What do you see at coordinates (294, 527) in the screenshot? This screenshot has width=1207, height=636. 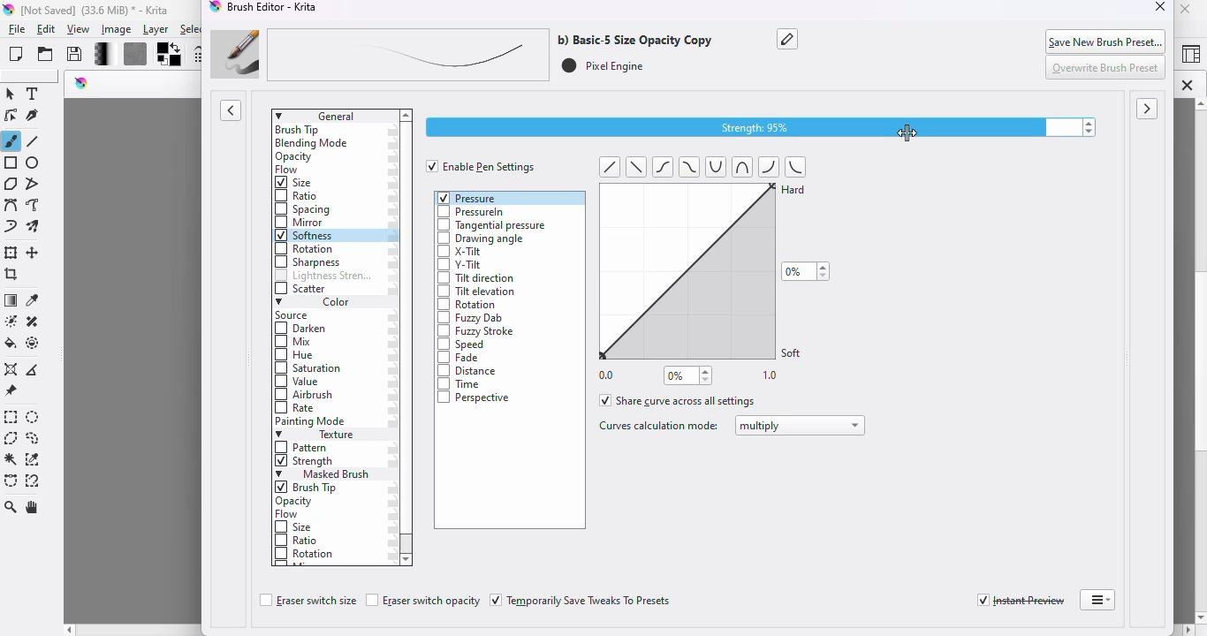 I see `size` at bounding box center [294, 527].